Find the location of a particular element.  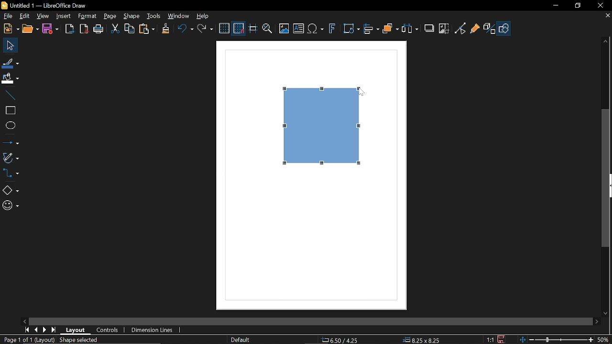

Symbol shapes is located at coordinates (10, 206).